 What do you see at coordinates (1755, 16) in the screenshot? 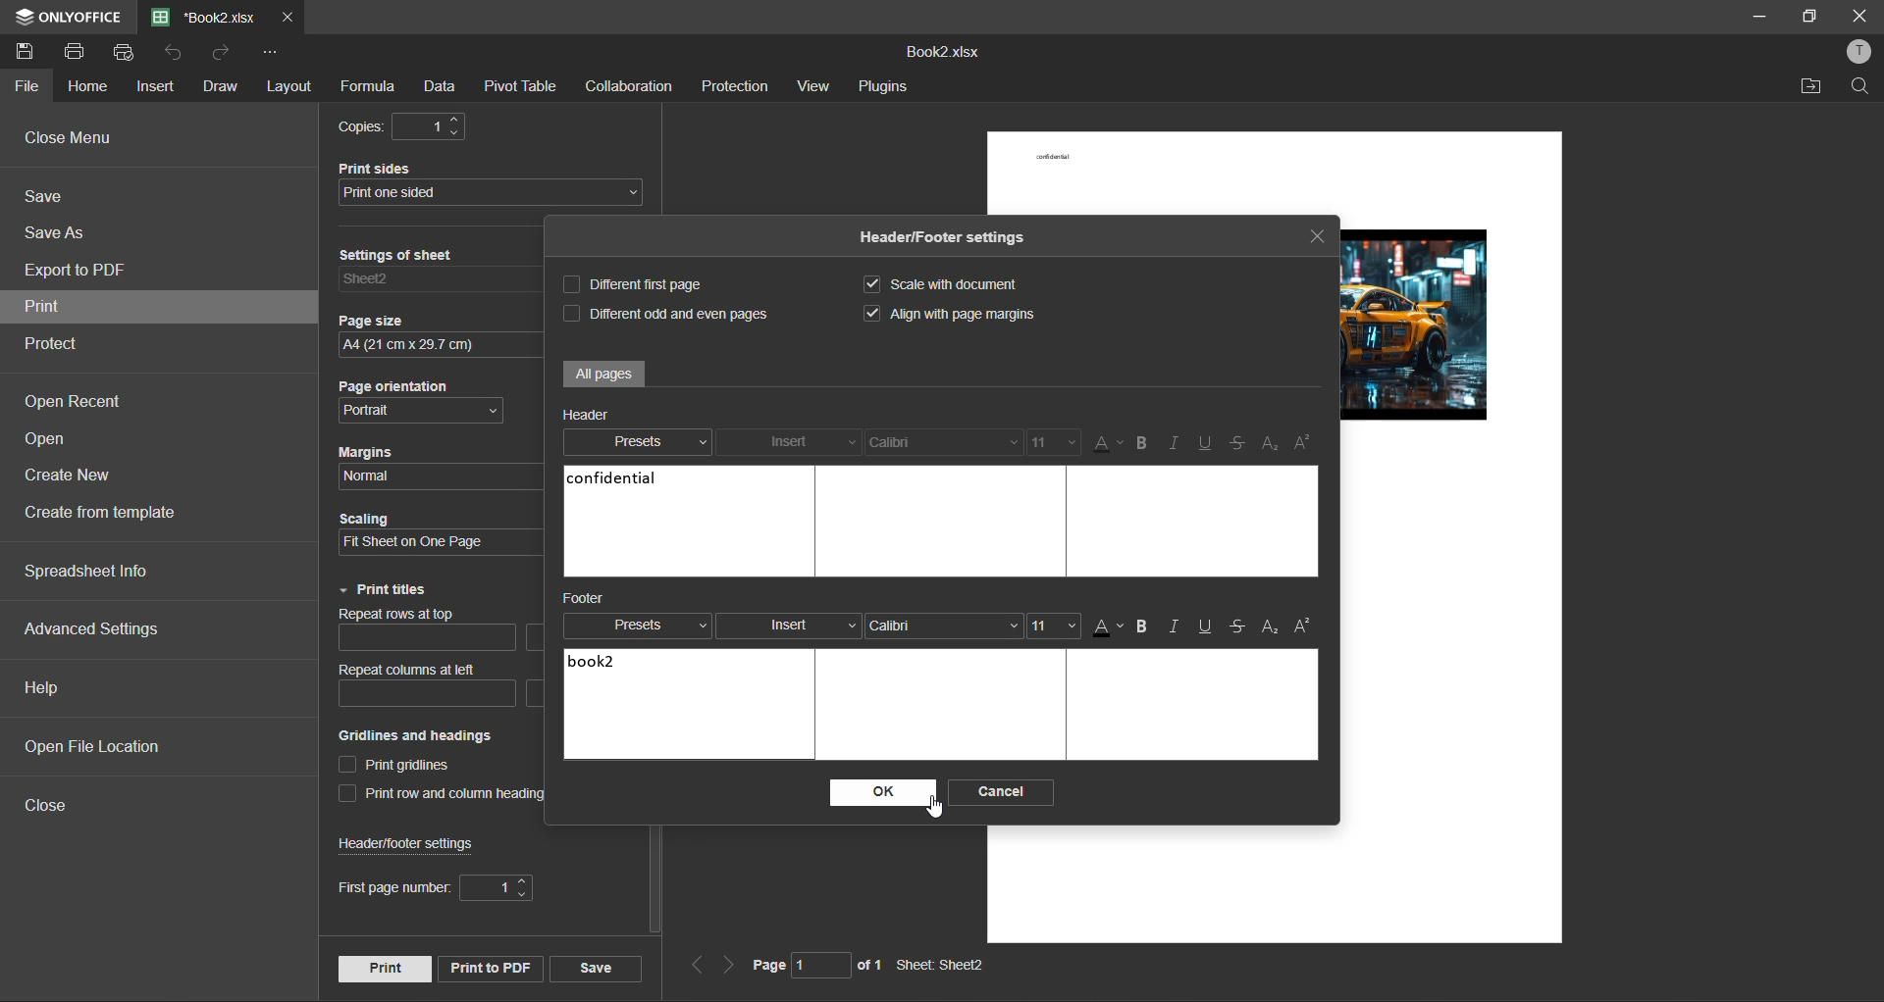
I see `minimize` at bounding box center [1755, 16].